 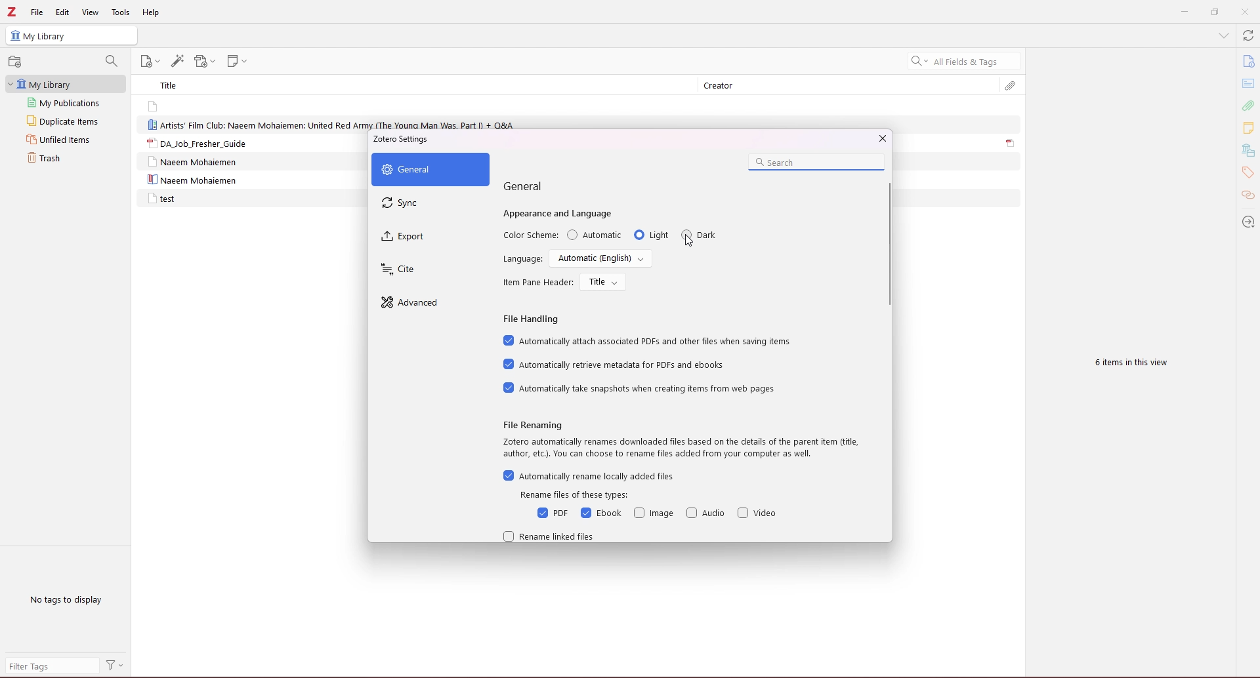 What do you see at coordinates (1248, 173) in the screenshot?
I see `tags` at bounding box center [1248, 173].